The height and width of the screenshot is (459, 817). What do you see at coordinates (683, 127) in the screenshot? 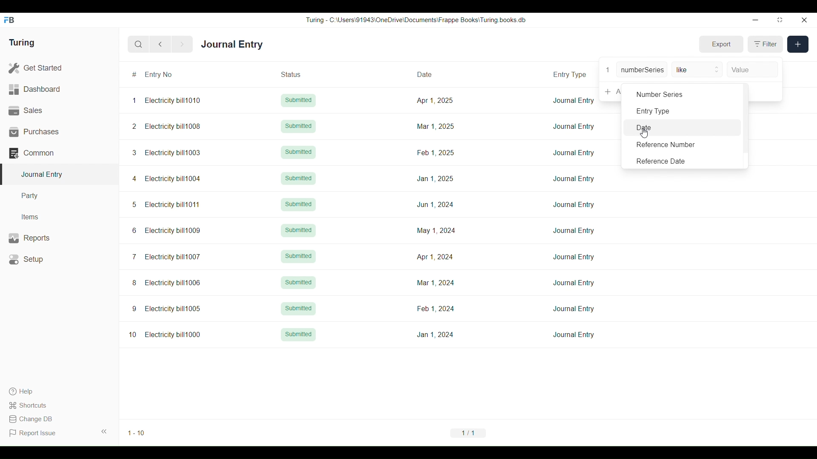
I see `Date` at bounding box center [683, 127].